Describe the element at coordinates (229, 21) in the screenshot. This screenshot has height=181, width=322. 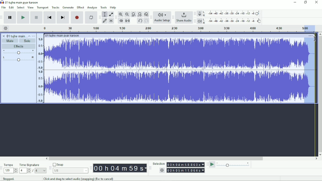
I see `Playback meter` at that location.